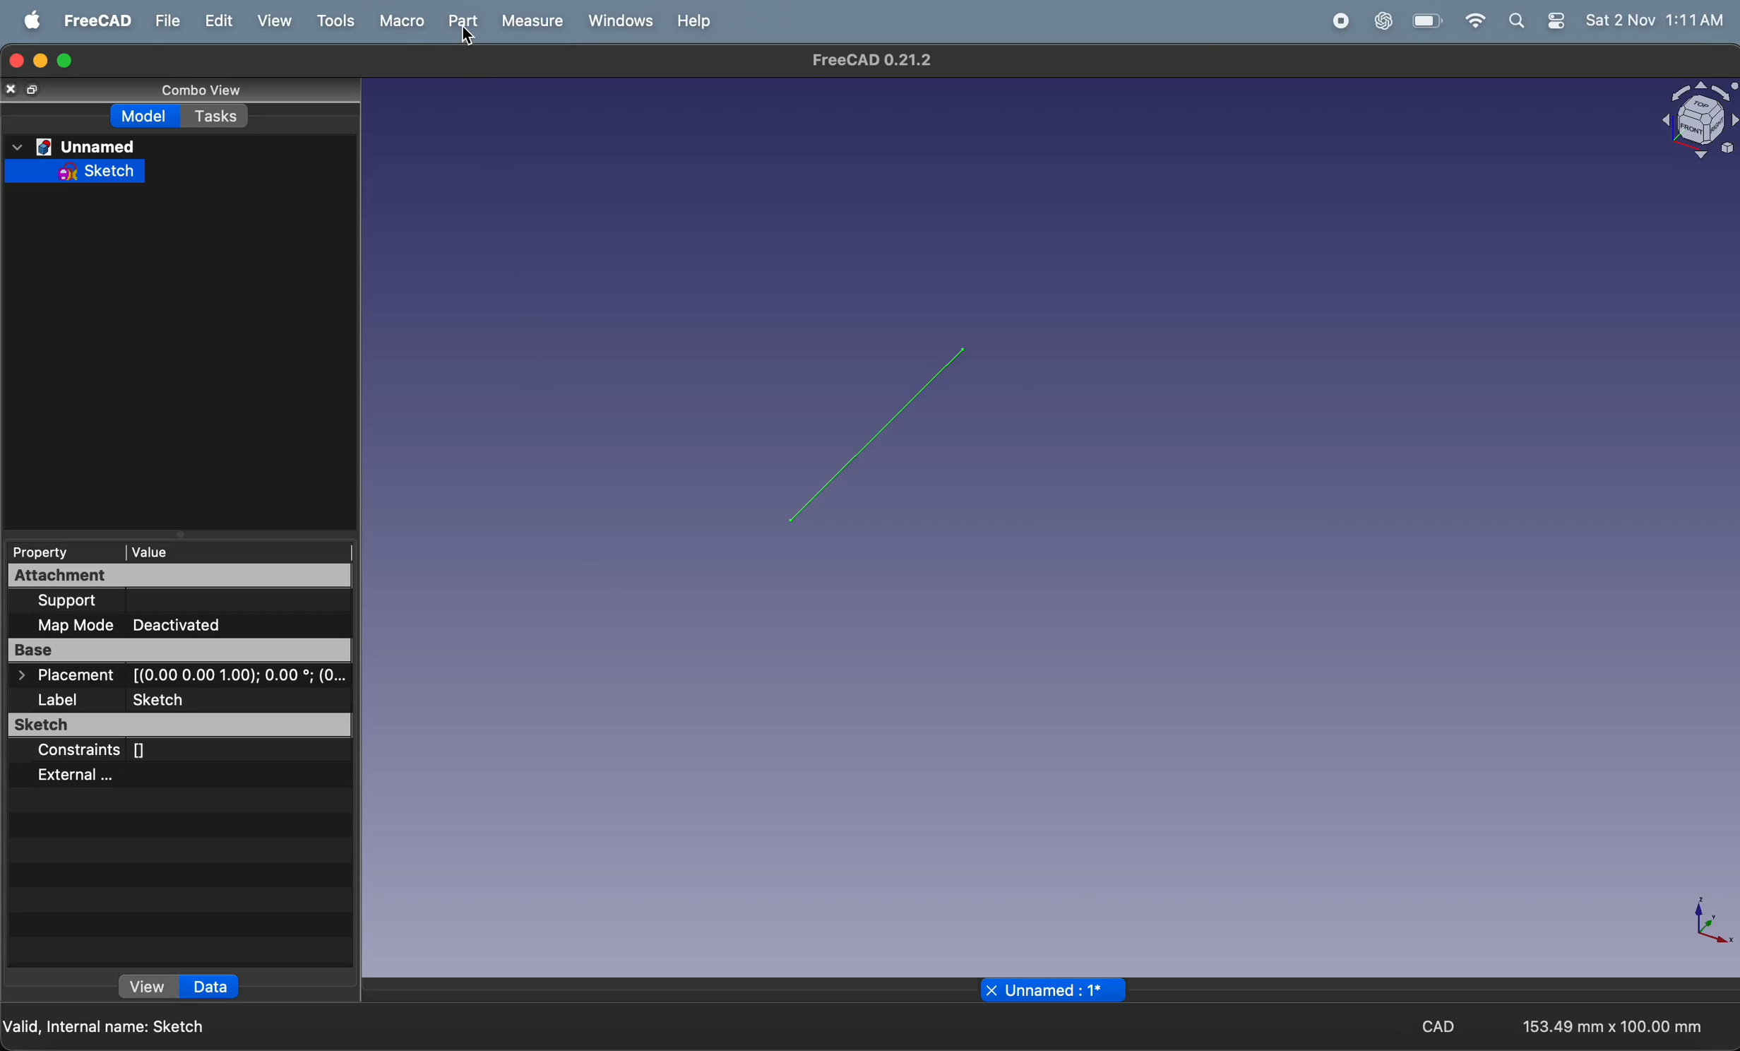 This screenshot has width=1740, height=1051. What do you see at coordinates (467, 37) in the screenshot?
I see `cursor` at bounding box center [467, 37].